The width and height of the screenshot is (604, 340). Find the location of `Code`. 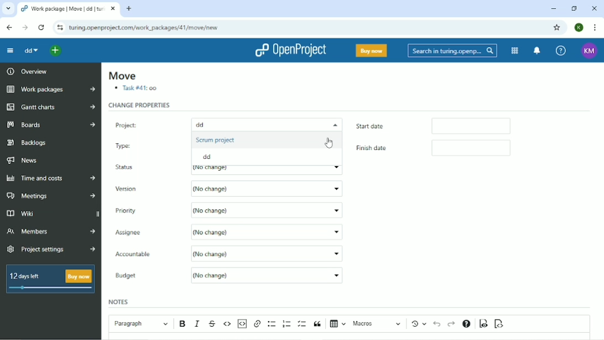

Code is located at coordinates (227, 323).